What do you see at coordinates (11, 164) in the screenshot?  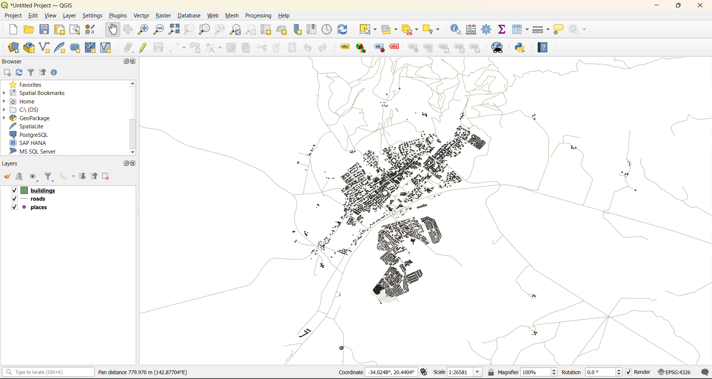 I see `layers` at bounding box center [11, 164].